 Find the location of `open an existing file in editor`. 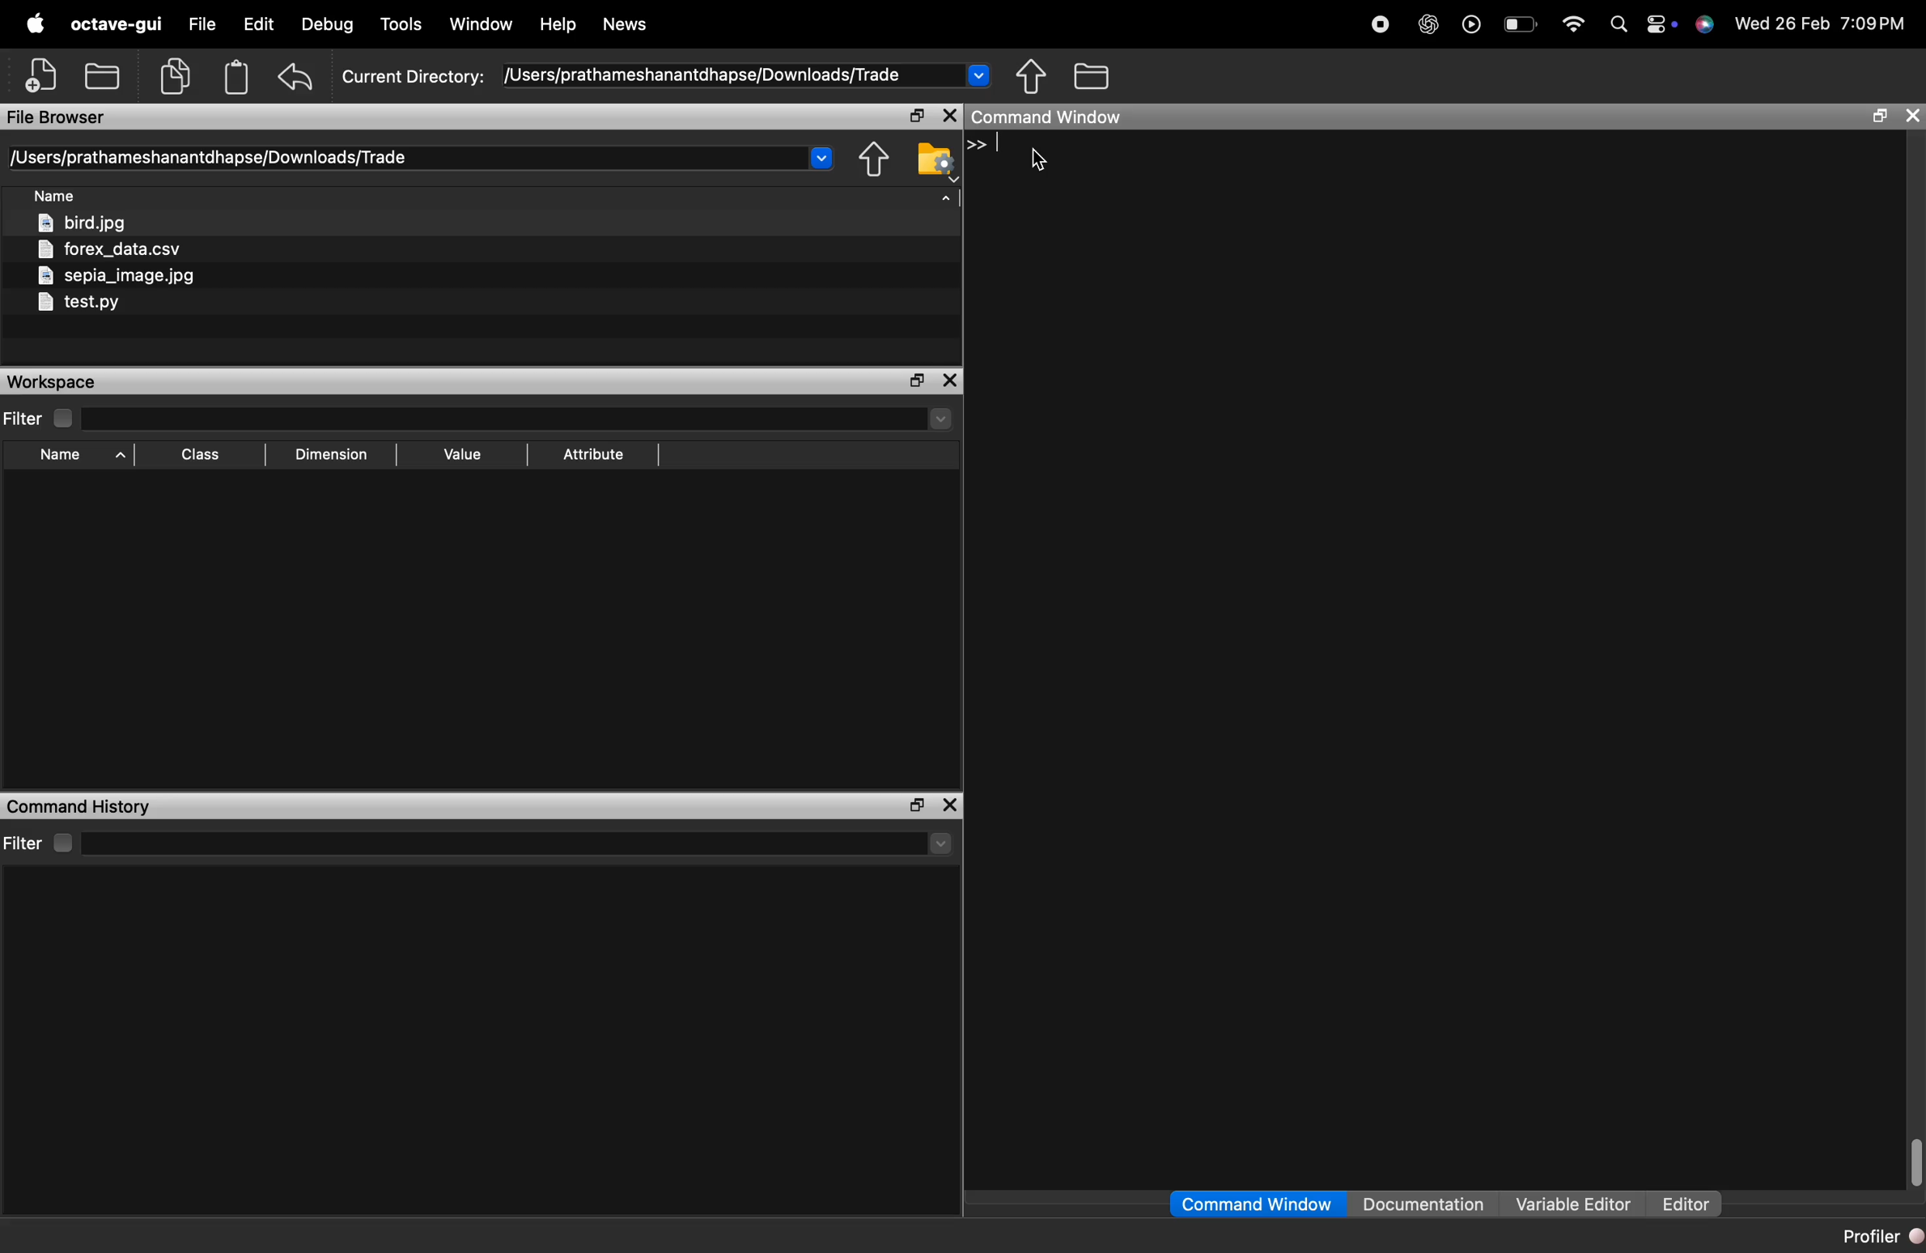

open an existing file in editor is located at coordinates (103, 76).